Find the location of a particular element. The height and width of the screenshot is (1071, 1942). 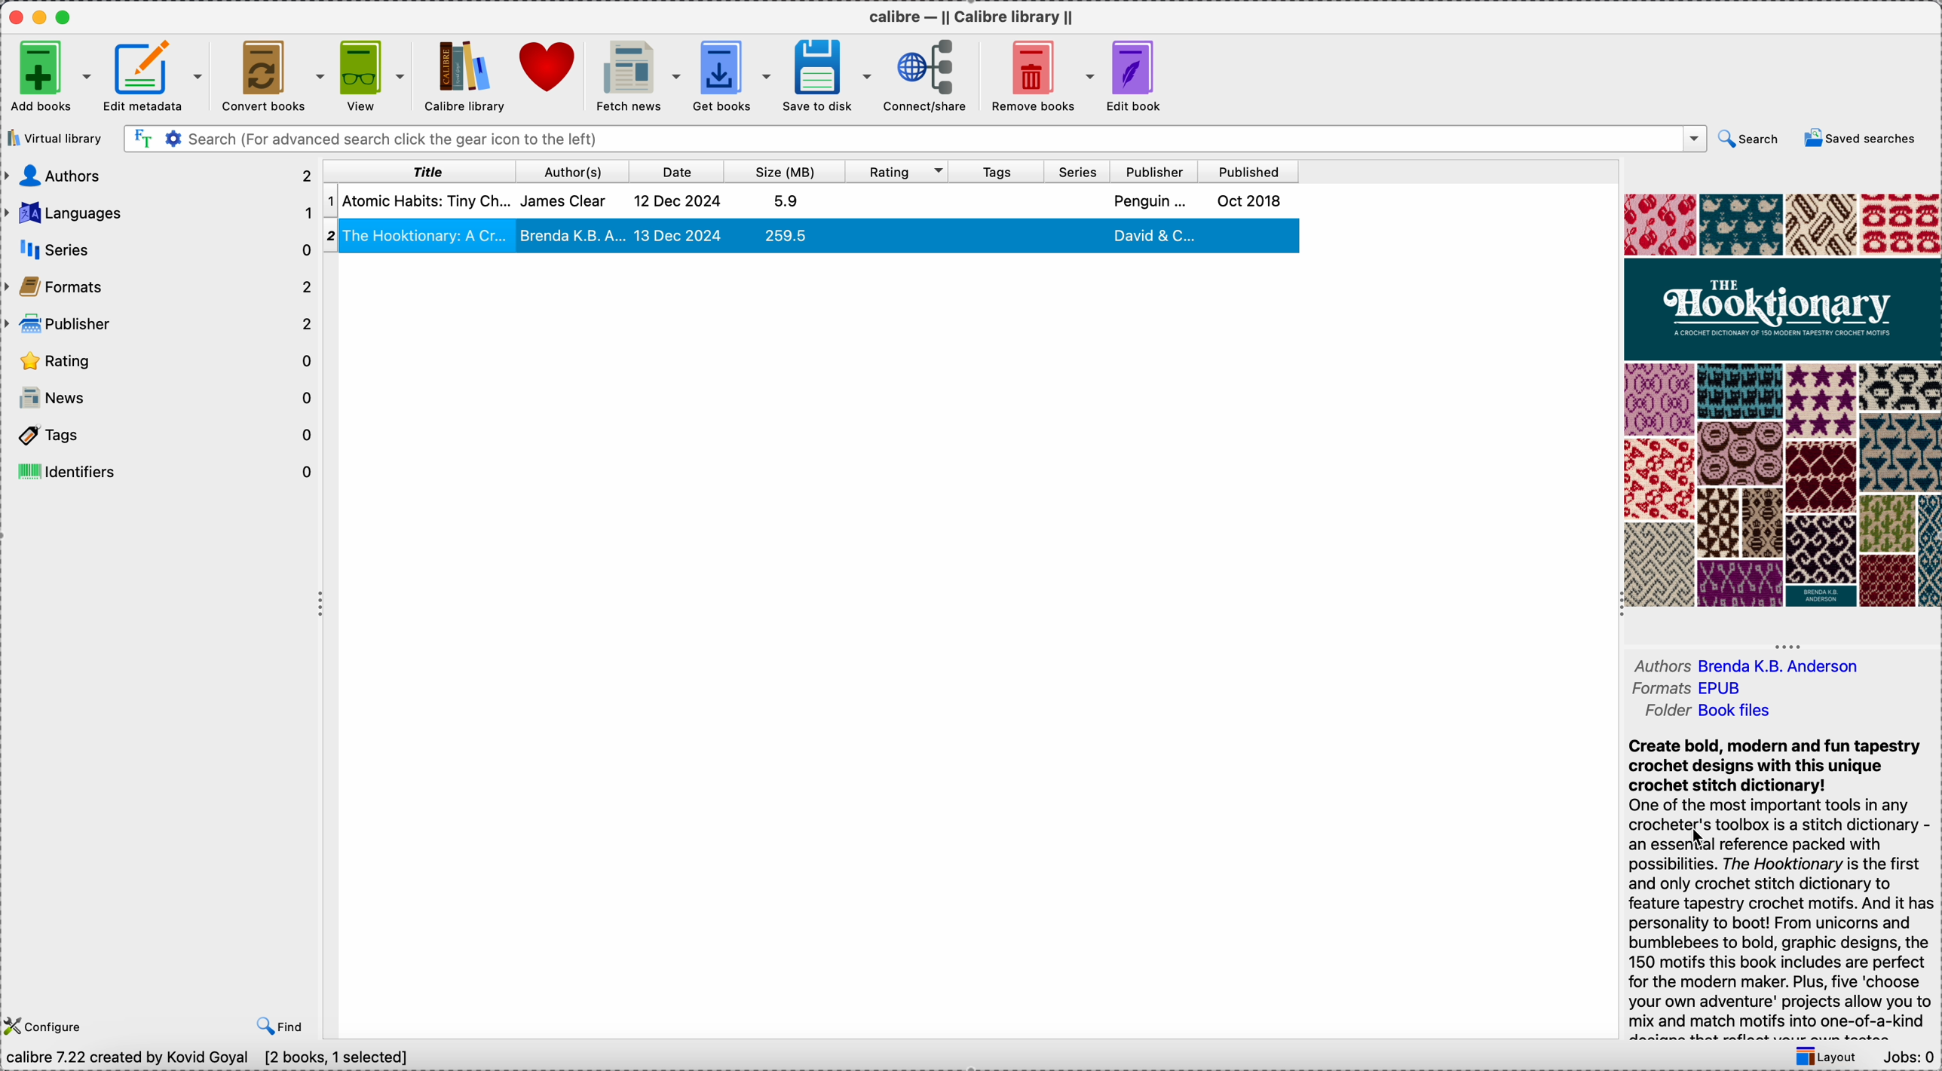

add books is located at coordinates (50, 78).